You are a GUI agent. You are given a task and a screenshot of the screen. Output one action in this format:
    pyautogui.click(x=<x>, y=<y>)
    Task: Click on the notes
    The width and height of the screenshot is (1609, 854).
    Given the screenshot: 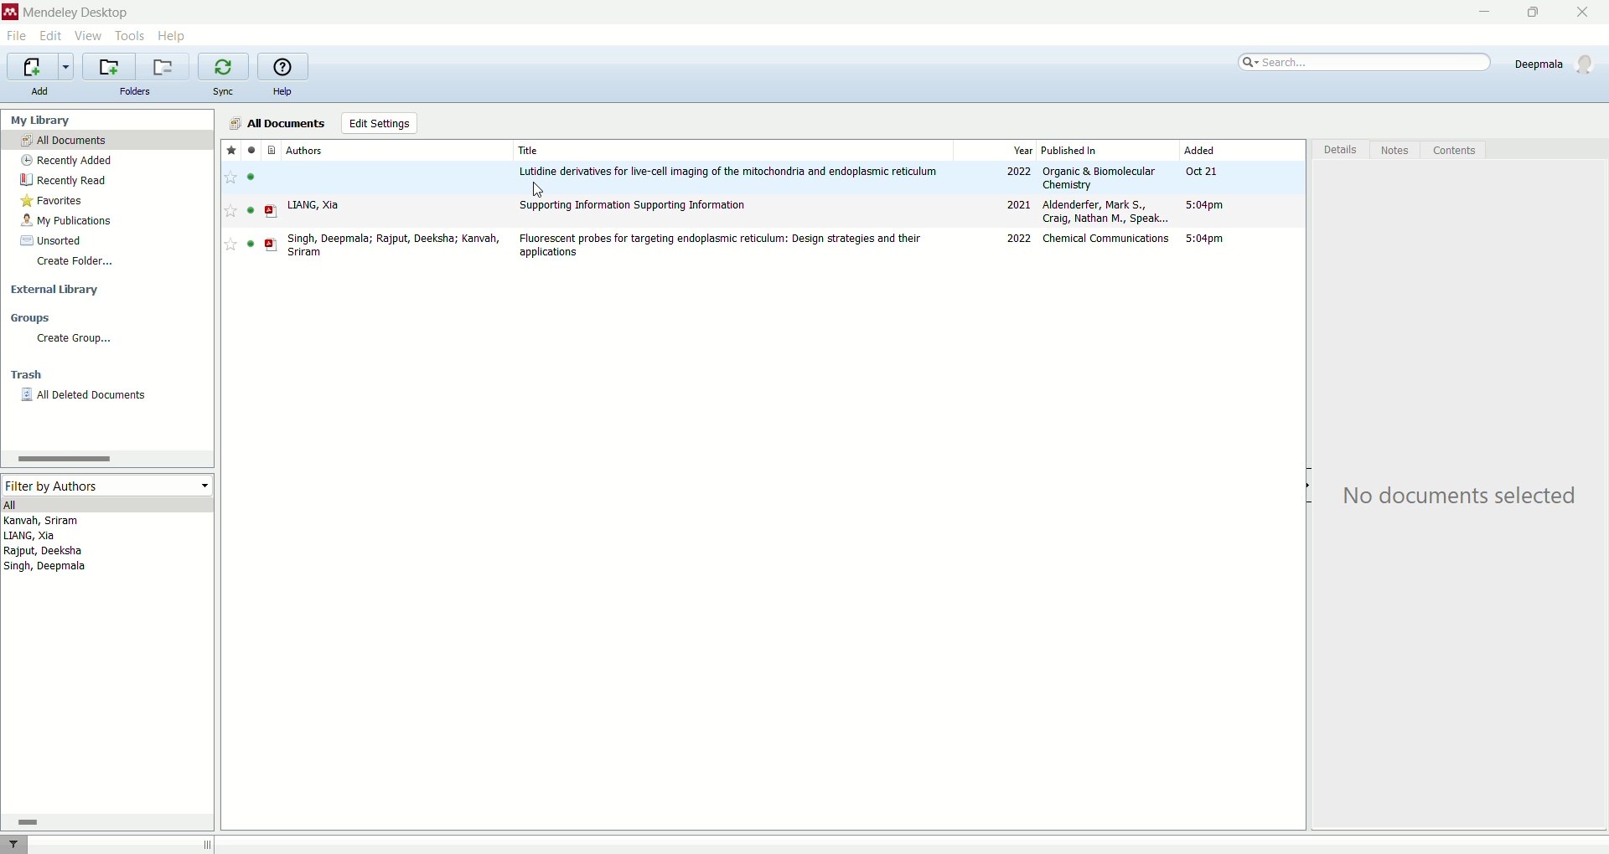 What is the action you would take?
    pyautogui.click(x=1394, y=153)
    